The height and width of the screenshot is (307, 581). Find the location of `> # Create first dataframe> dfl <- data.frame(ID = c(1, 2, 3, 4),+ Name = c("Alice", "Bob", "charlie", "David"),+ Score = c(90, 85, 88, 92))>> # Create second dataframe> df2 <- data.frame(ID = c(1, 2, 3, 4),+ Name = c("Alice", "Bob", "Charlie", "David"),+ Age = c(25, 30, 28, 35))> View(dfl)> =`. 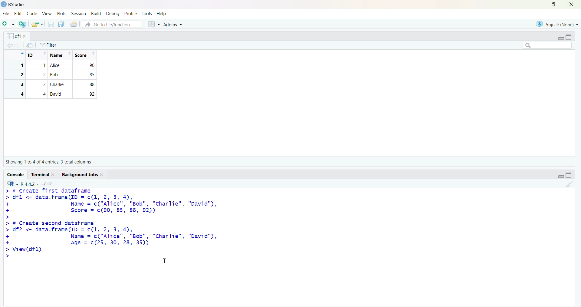

> # Create first dataframe> dfl <- data.frame(ID = c(1, 2, 3, 4),+ Name = c("Alice", "Bob", "charlie", "David"),+ Score = c(90, 85, 88, 92))>> # Create second dataframe> df2 <- data.frame(ID = c(1, 2, 3, 4),+ Name = c("Alice", "Bob", "Charlie", "David"),+ Age = c(25, 30, 28, 35))> View(dfl)> = is located at coordinates (112, 224).